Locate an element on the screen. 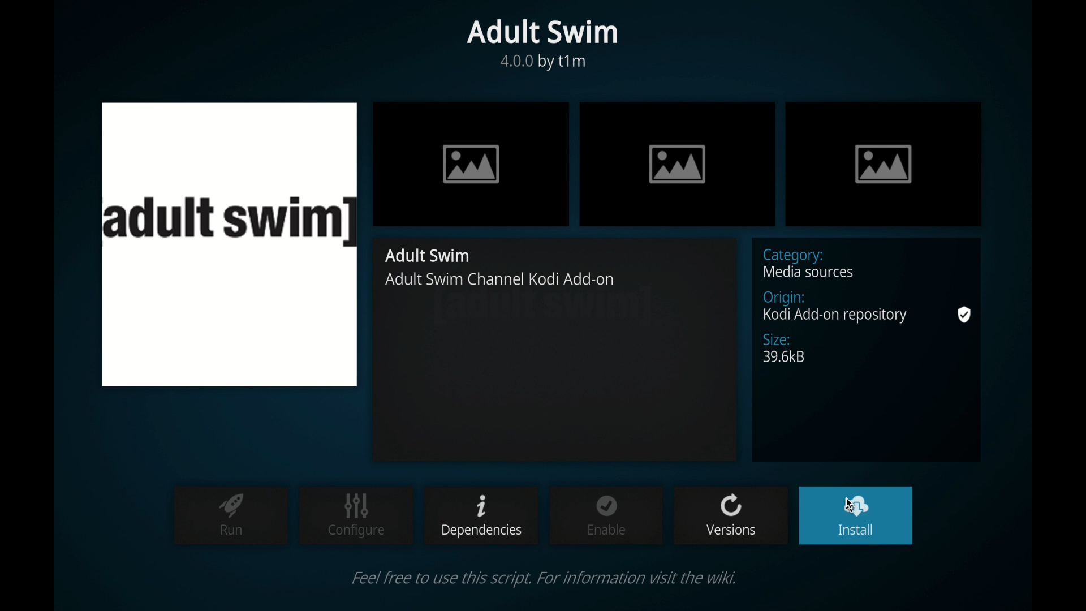 This screenshot has width=1086, height=611. size is located at coordinates (785, 348).